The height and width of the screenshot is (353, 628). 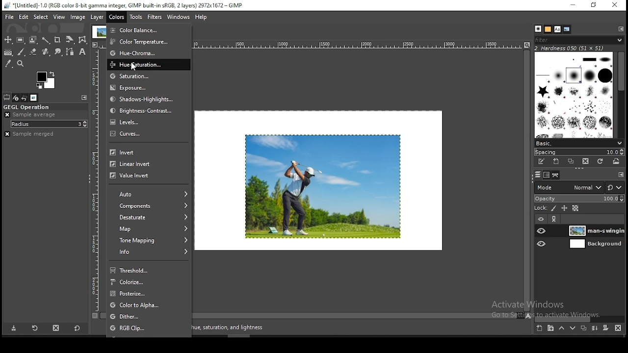 I want to click on close window, so click(x=616, y=5).